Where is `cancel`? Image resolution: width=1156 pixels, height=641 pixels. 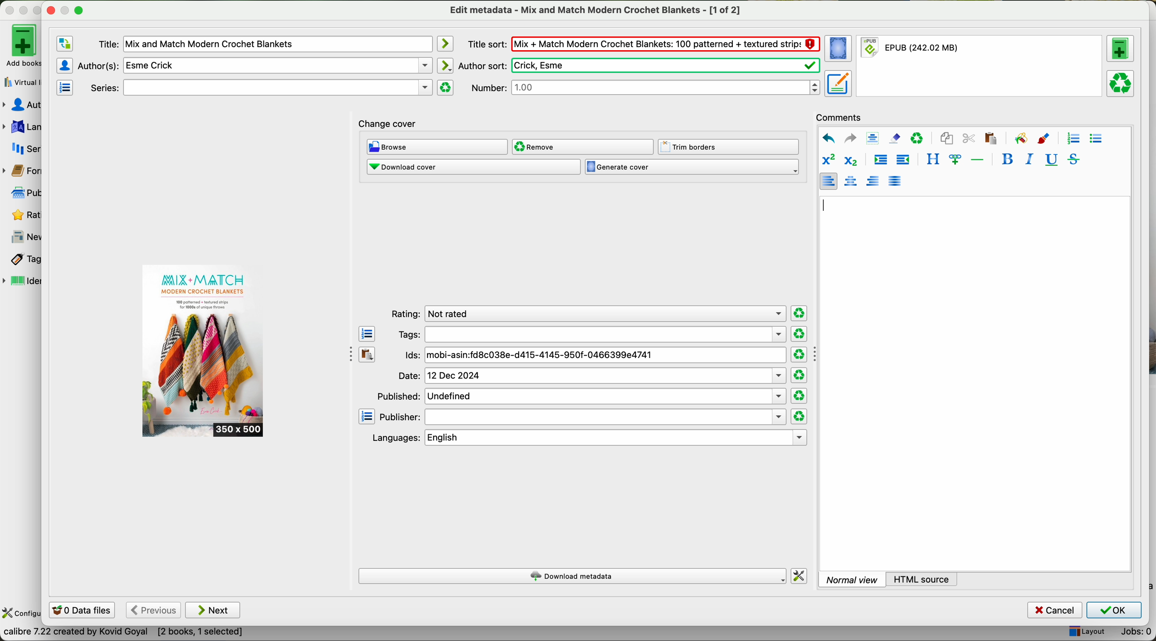
cancel is located at coordinates (1055, 610).